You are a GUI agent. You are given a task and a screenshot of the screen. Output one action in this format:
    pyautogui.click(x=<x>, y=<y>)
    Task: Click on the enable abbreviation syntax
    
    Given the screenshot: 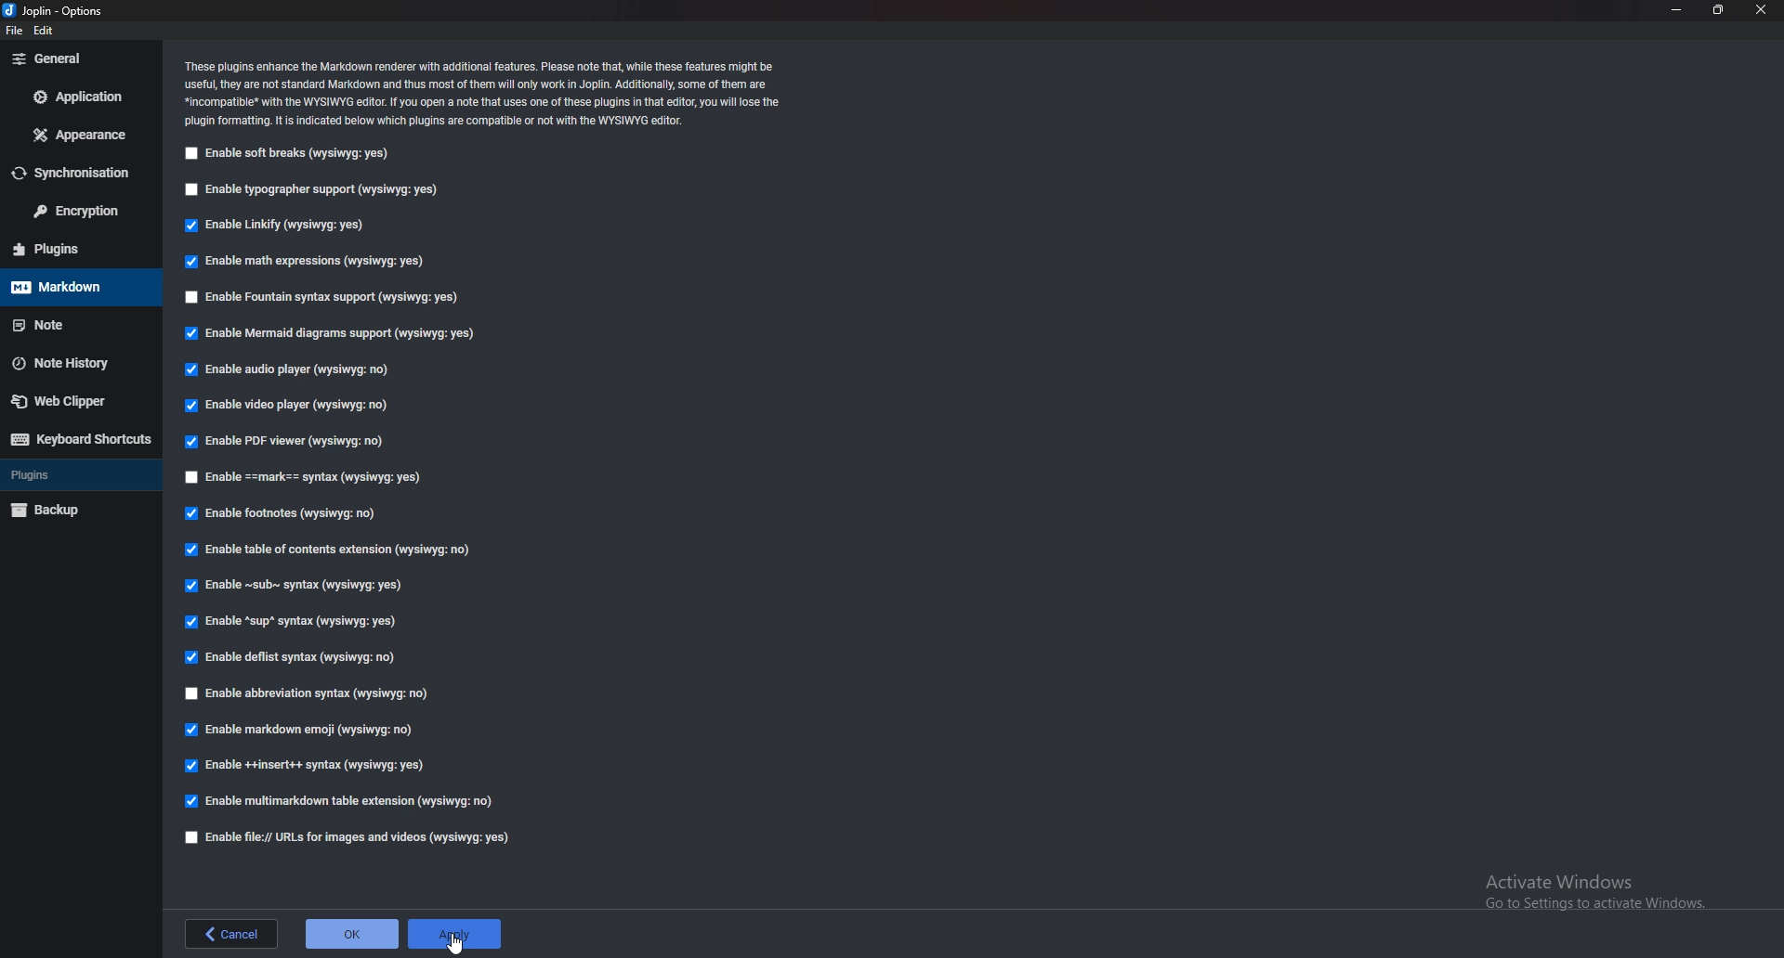 What is the action you would take?
    pyautogui.click(x=322, y=696)
    